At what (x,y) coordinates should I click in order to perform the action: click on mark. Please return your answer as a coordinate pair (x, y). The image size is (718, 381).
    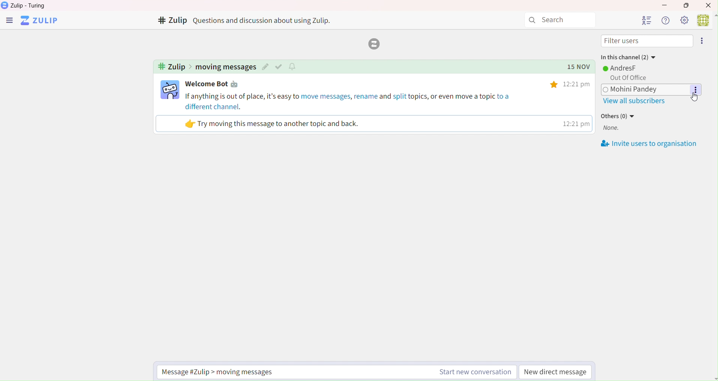
    Looking at the image, I should click on (280, 66).